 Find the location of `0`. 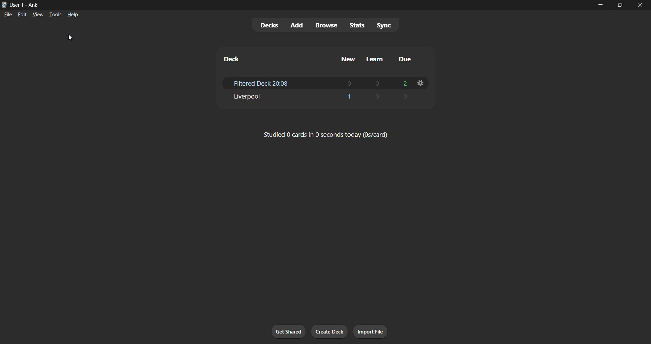

0 is located at coordinates (377, 84).